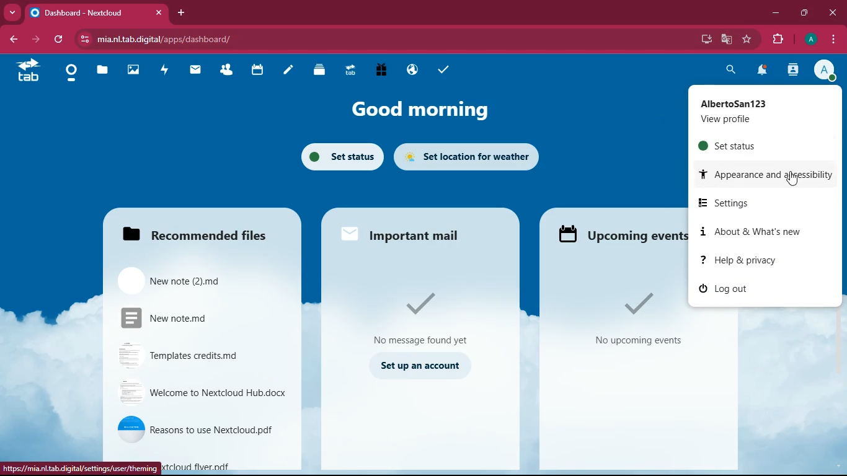  Describe the element at coordinates (422, 366) in the screenshot. I see `set up` at that location.